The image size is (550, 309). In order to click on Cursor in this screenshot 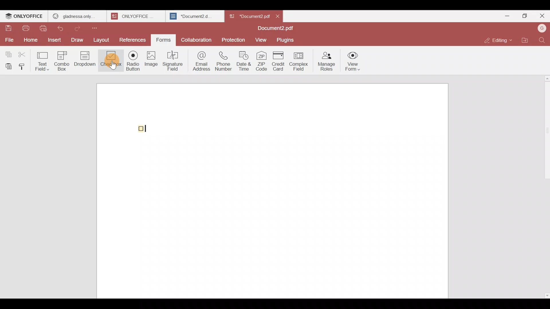, I will do `click(111, 65)`.